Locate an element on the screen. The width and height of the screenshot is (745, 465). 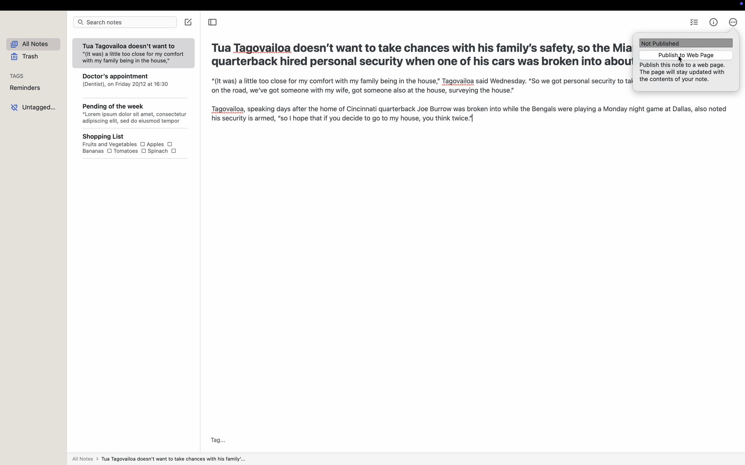
cursor is located at coordinates (679, 61).